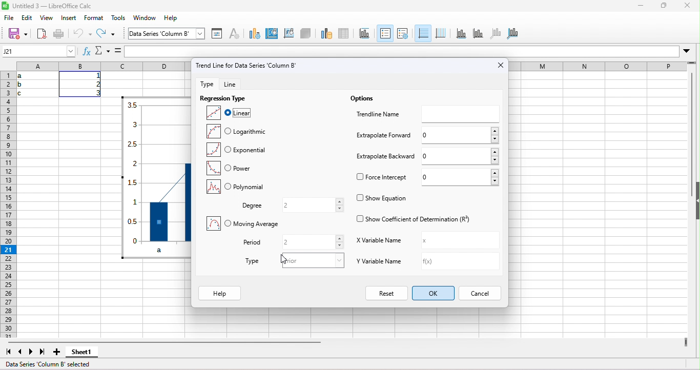 This screenshot has height=370, width=700. What do you see at coordinates (234, 168) in the screenshot?
I see `power` at bounding box center [234, 168].